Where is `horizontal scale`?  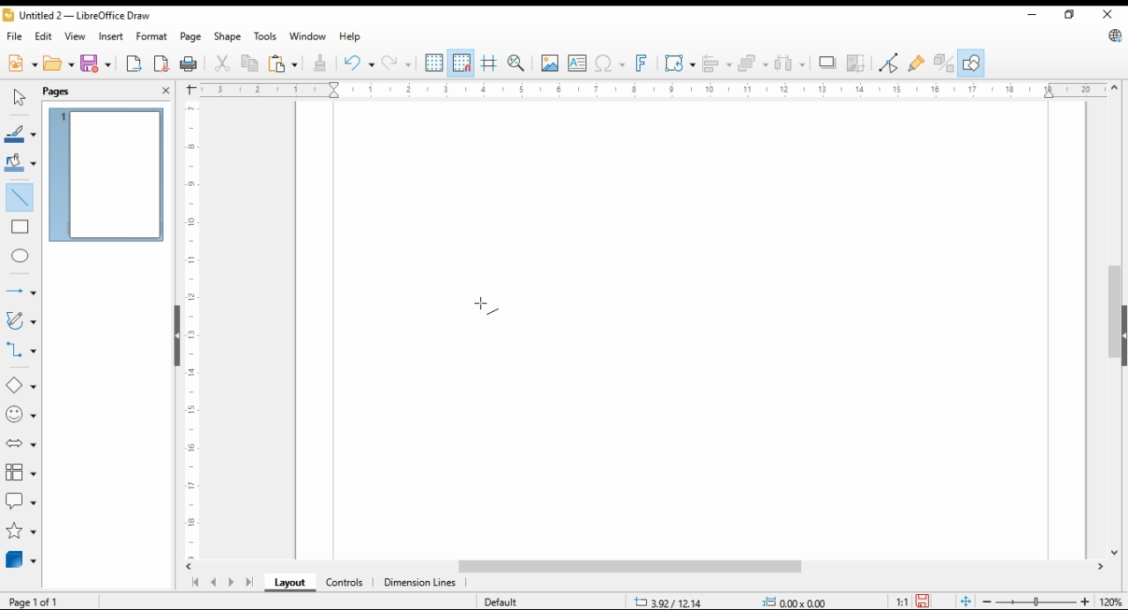 horizontal scale is located at coordinates (651, 90).